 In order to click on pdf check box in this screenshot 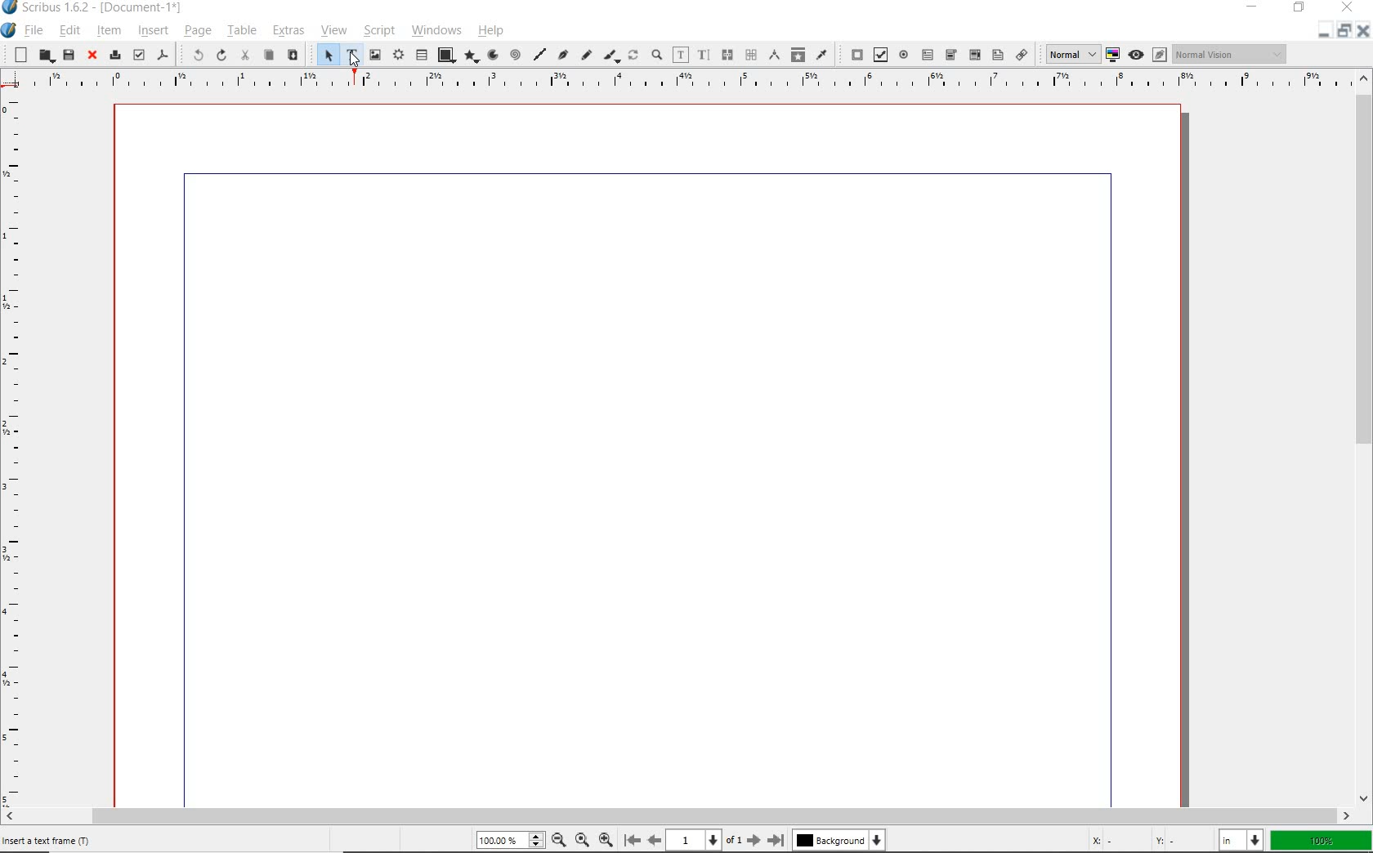, I will do `click(879, 54)`.